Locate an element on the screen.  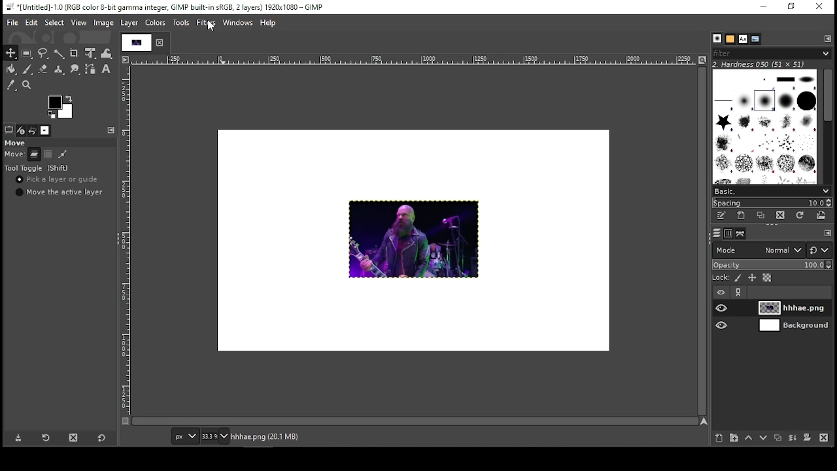
close window is located at coordinates (820, 7).